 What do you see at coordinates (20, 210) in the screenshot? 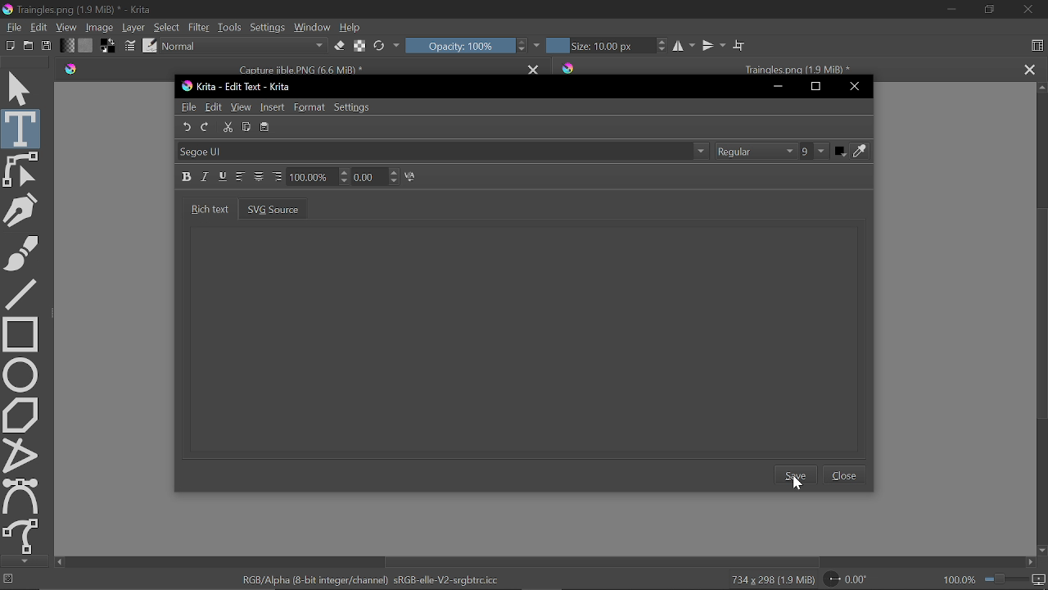
I see `Calligraphy` at bounding box center [20, 210].